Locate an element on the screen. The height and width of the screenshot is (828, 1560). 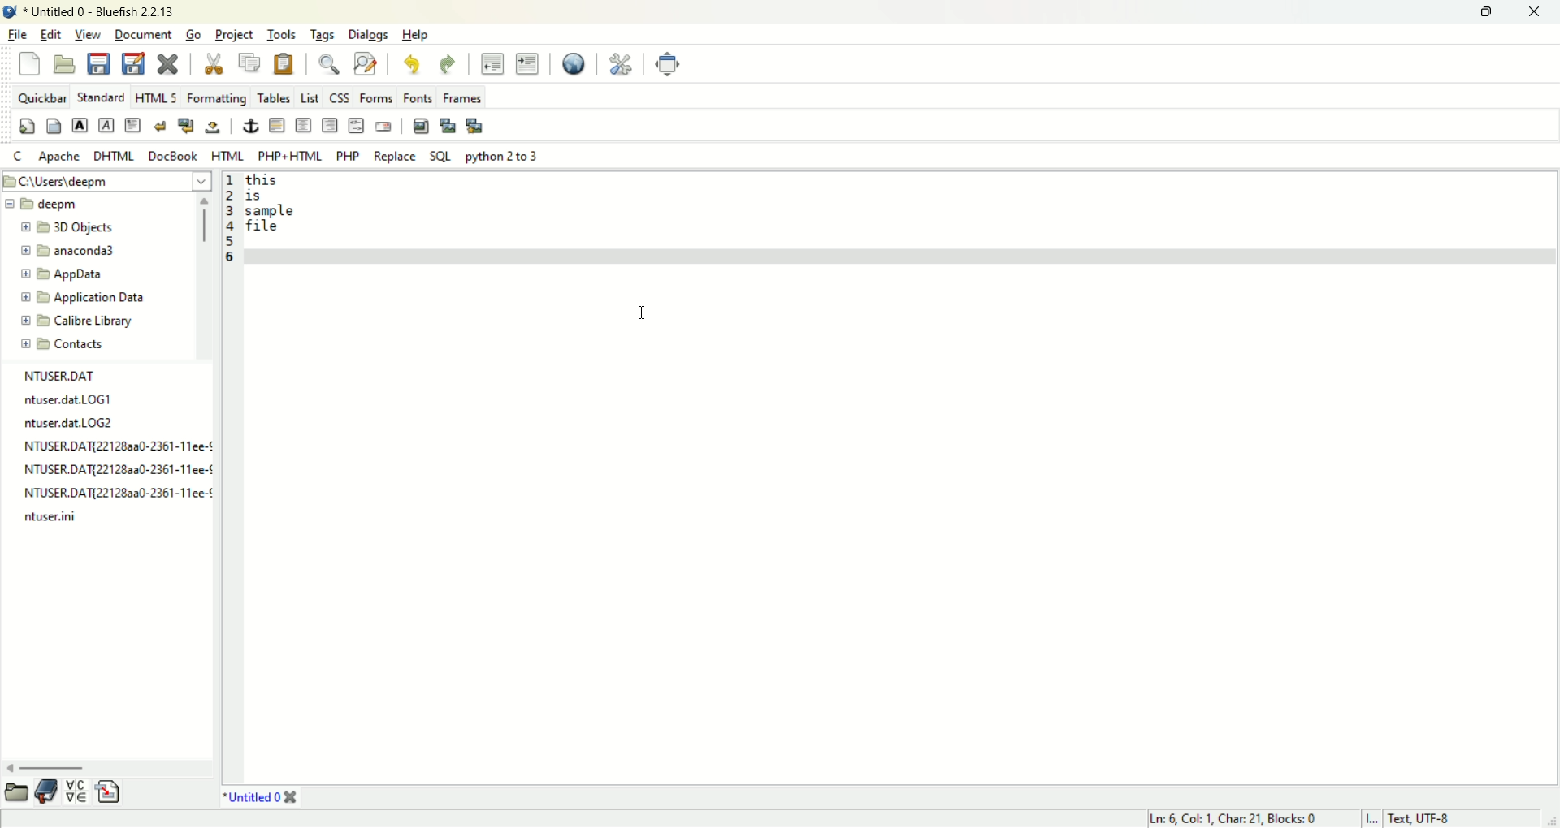
logo is located at coordinates (11, 12).